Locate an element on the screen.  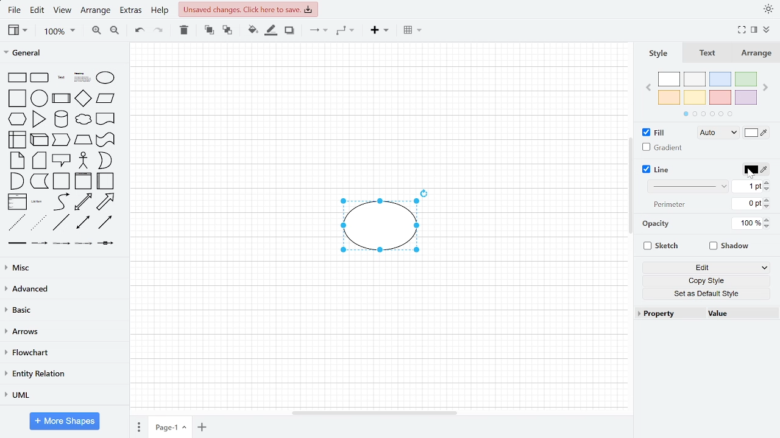
link is located at coordinates (17, 243).